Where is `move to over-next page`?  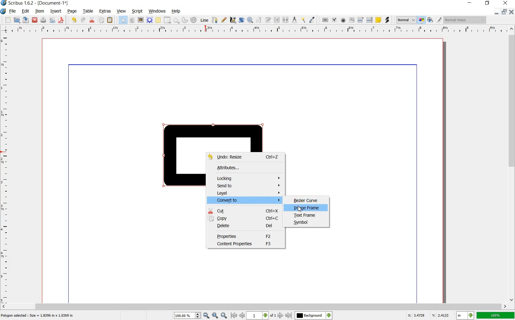 move to over-next page is located at coordinates (290, 316).